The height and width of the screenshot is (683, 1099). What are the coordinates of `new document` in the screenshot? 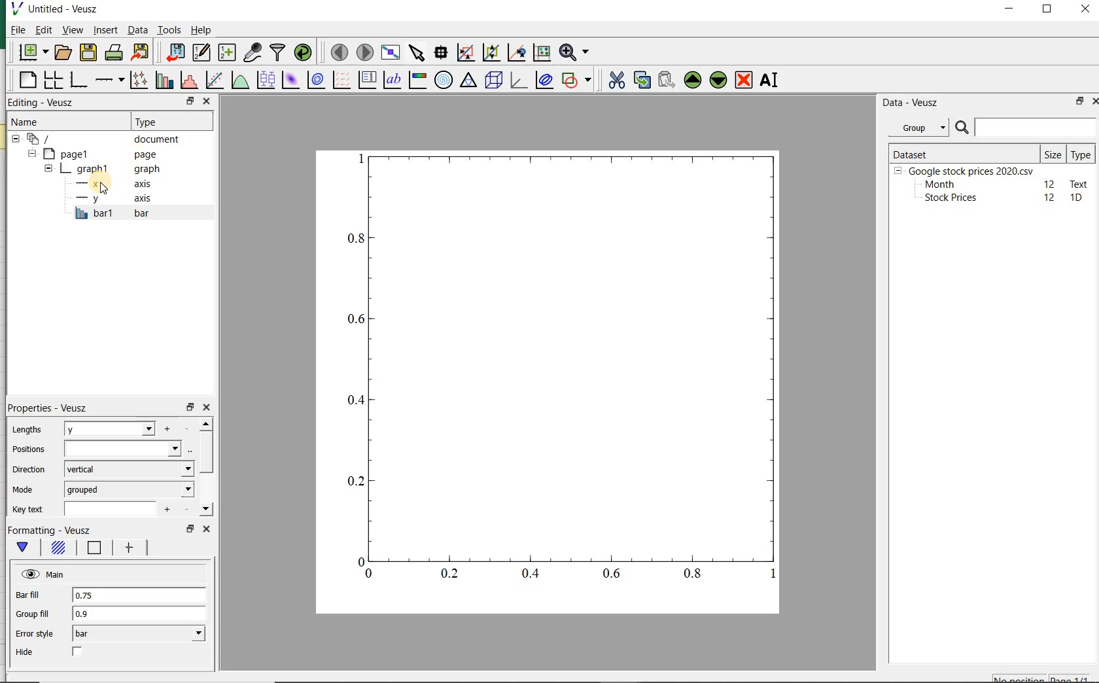 It's located at (33, 53).